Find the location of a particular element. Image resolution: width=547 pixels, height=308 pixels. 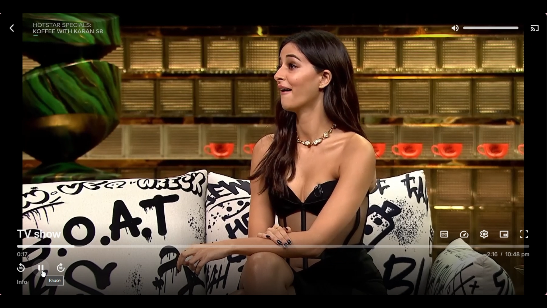

cursor is located at coordinates (45, 274).